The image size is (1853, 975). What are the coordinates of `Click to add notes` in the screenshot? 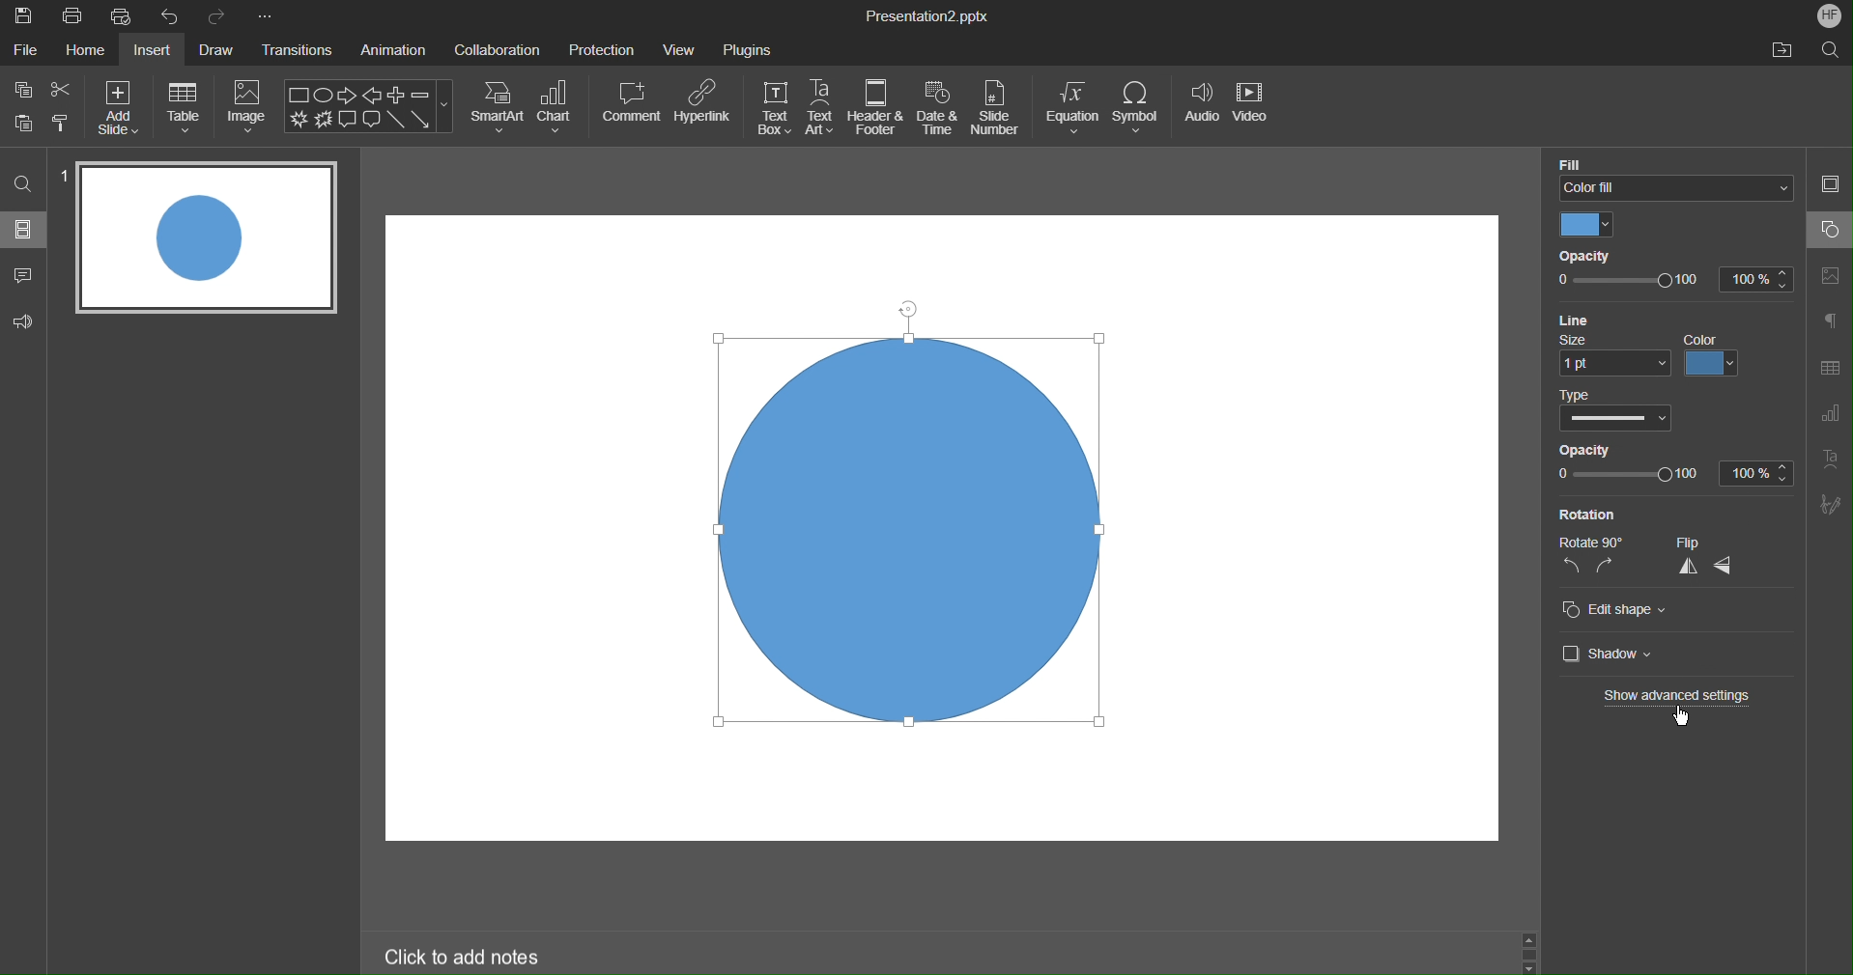 It's located at (468, 958).